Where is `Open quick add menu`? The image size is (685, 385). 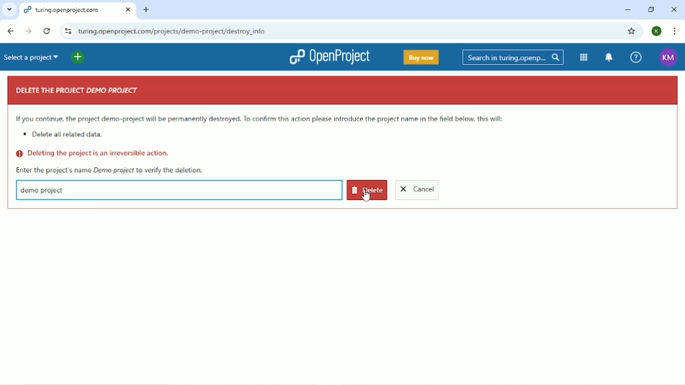
Open quick add menu is located at coordinates (101, 56).